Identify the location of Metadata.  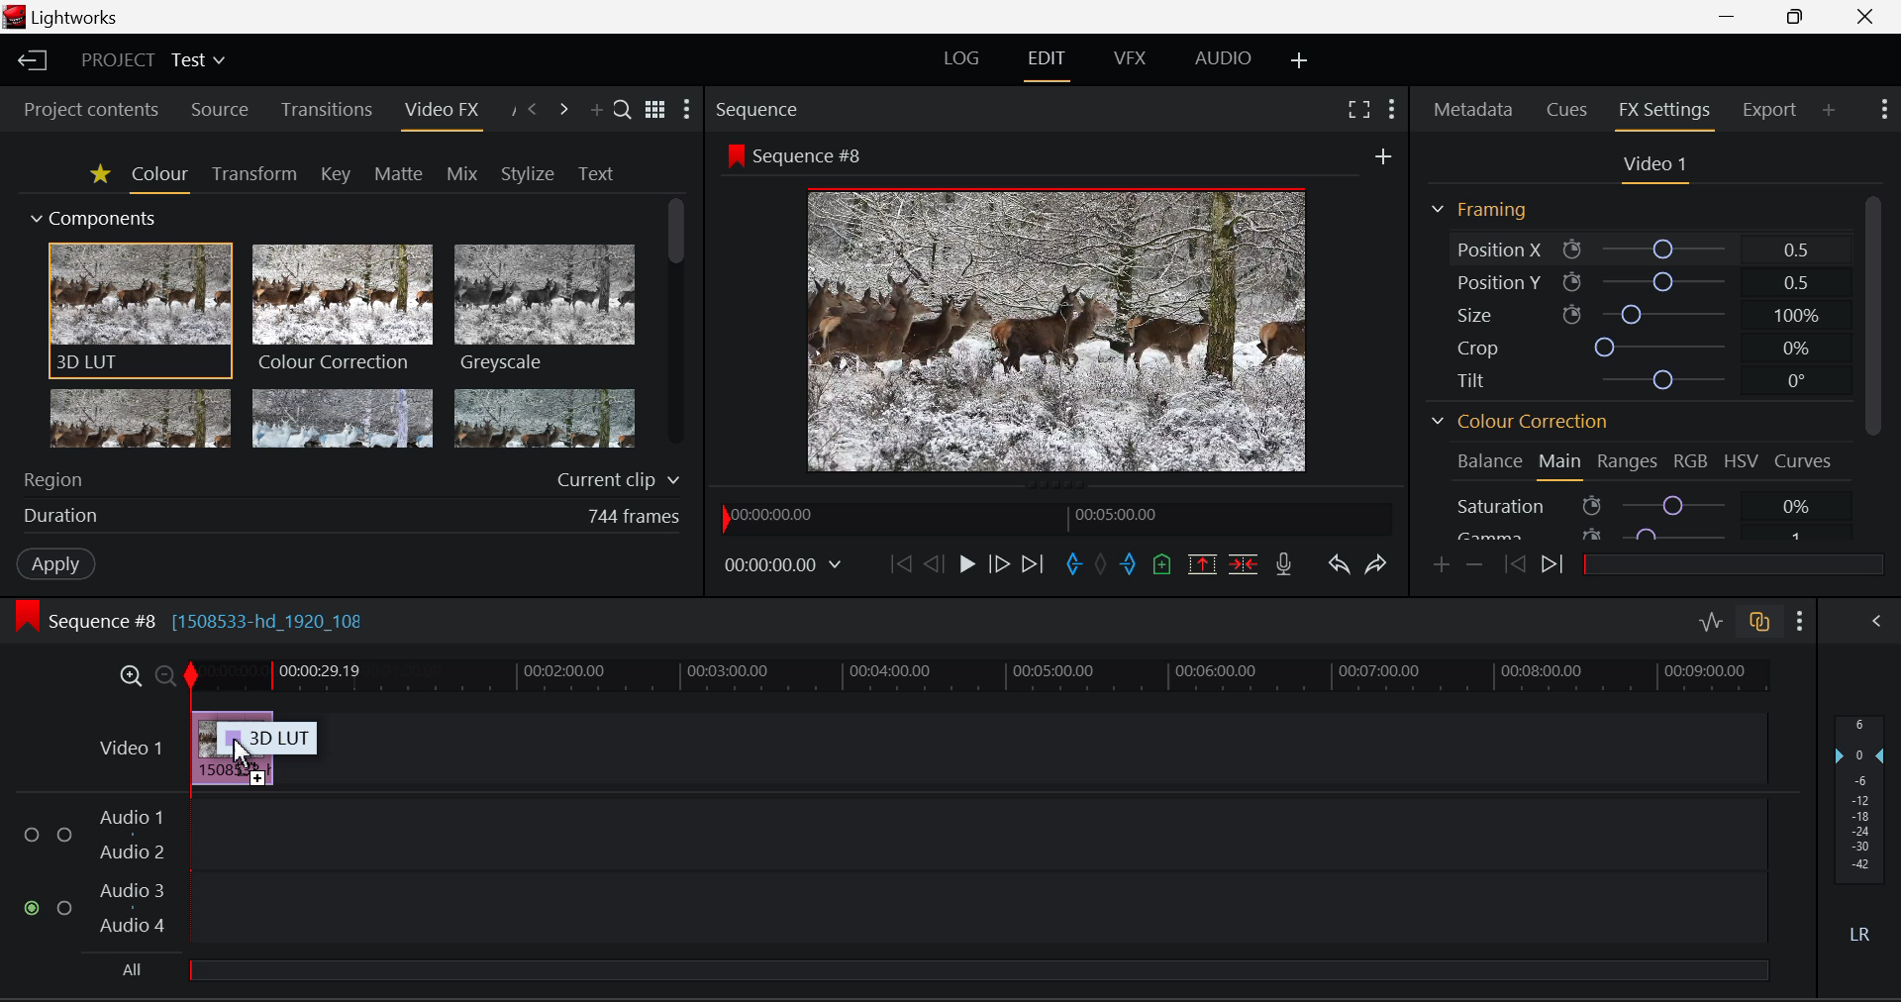
(1471, 109).